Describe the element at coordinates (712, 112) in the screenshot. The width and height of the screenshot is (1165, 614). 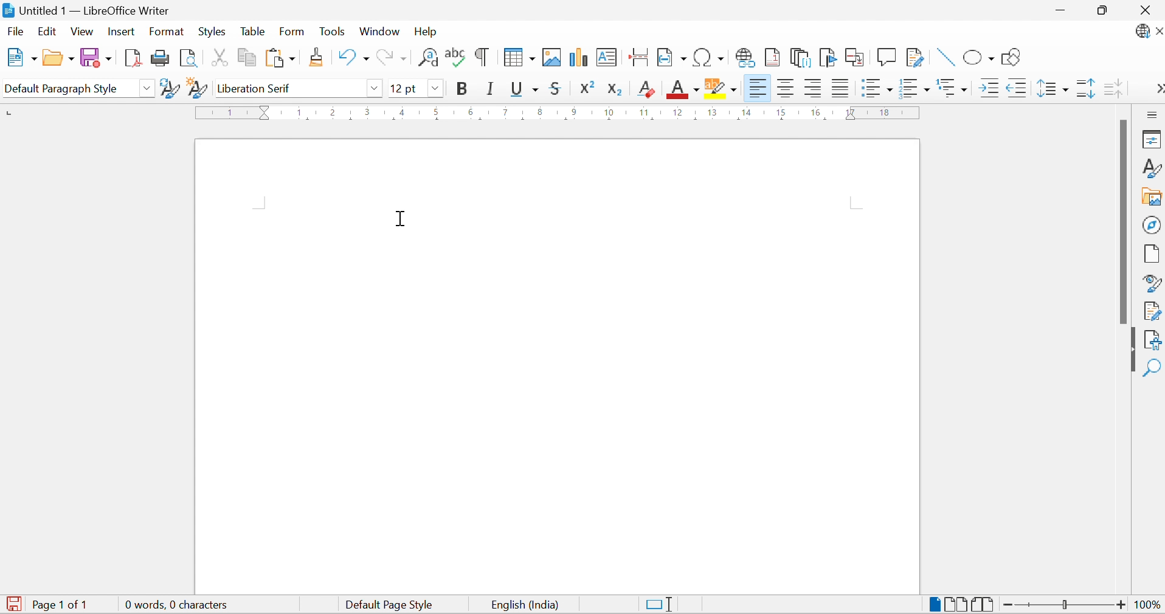
I see `13` at that location.